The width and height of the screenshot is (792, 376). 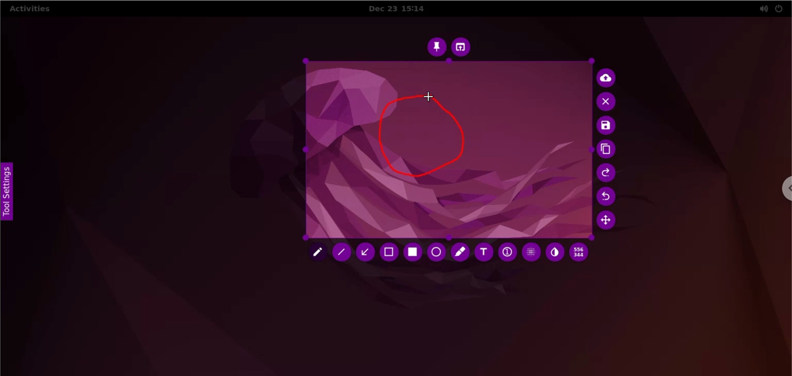 What do you see at coordinates (367, 252) in the screenshot?
I see `arrow` at bounding box center [367, 252].